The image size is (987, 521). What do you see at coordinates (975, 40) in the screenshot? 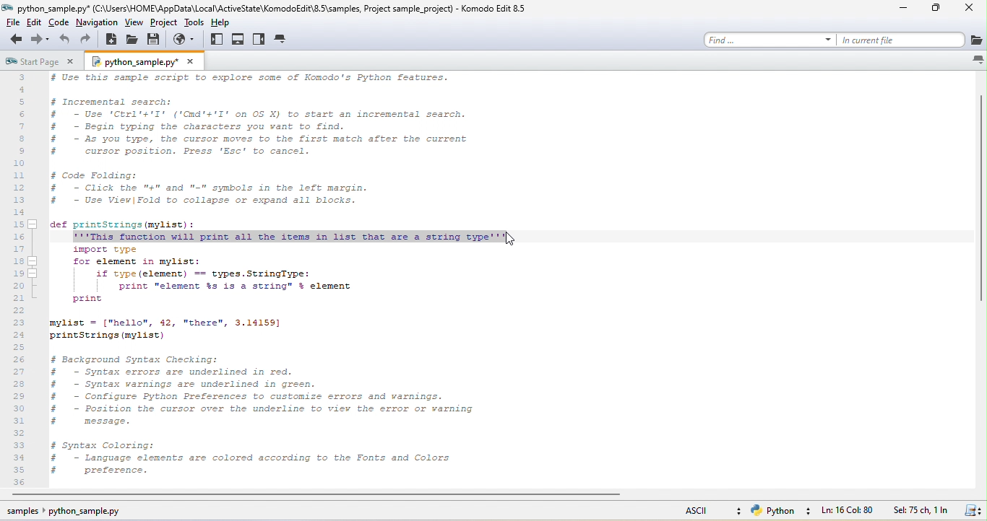
I see `icon` at bounding box center [975, 40].